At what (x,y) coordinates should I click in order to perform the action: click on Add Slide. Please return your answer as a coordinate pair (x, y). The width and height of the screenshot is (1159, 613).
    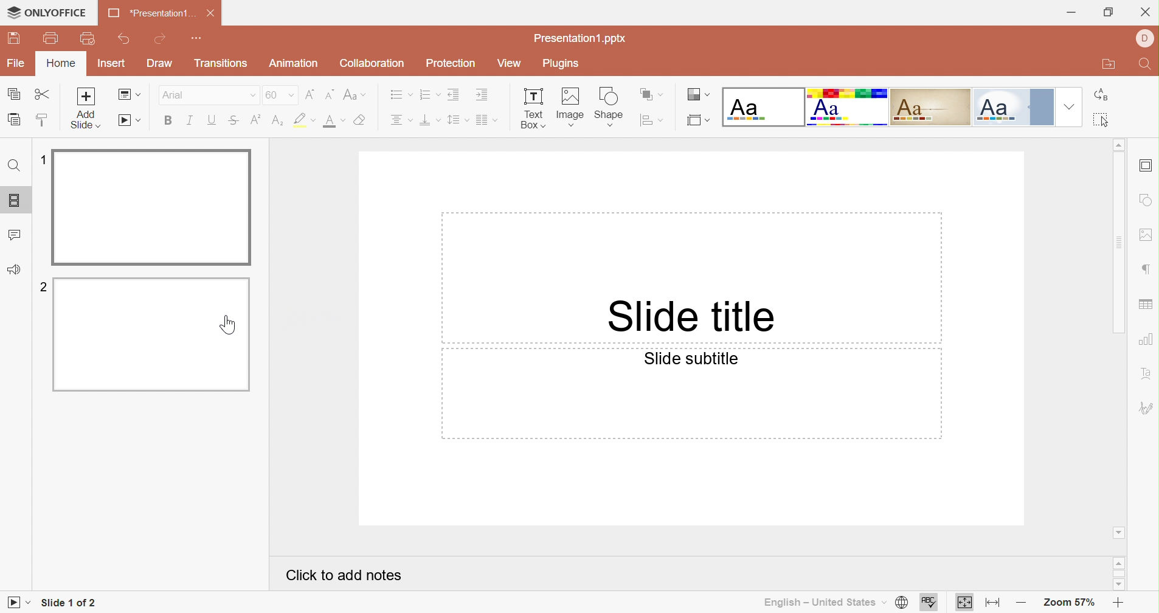
    Looking at the image, I should click on (89, 109).